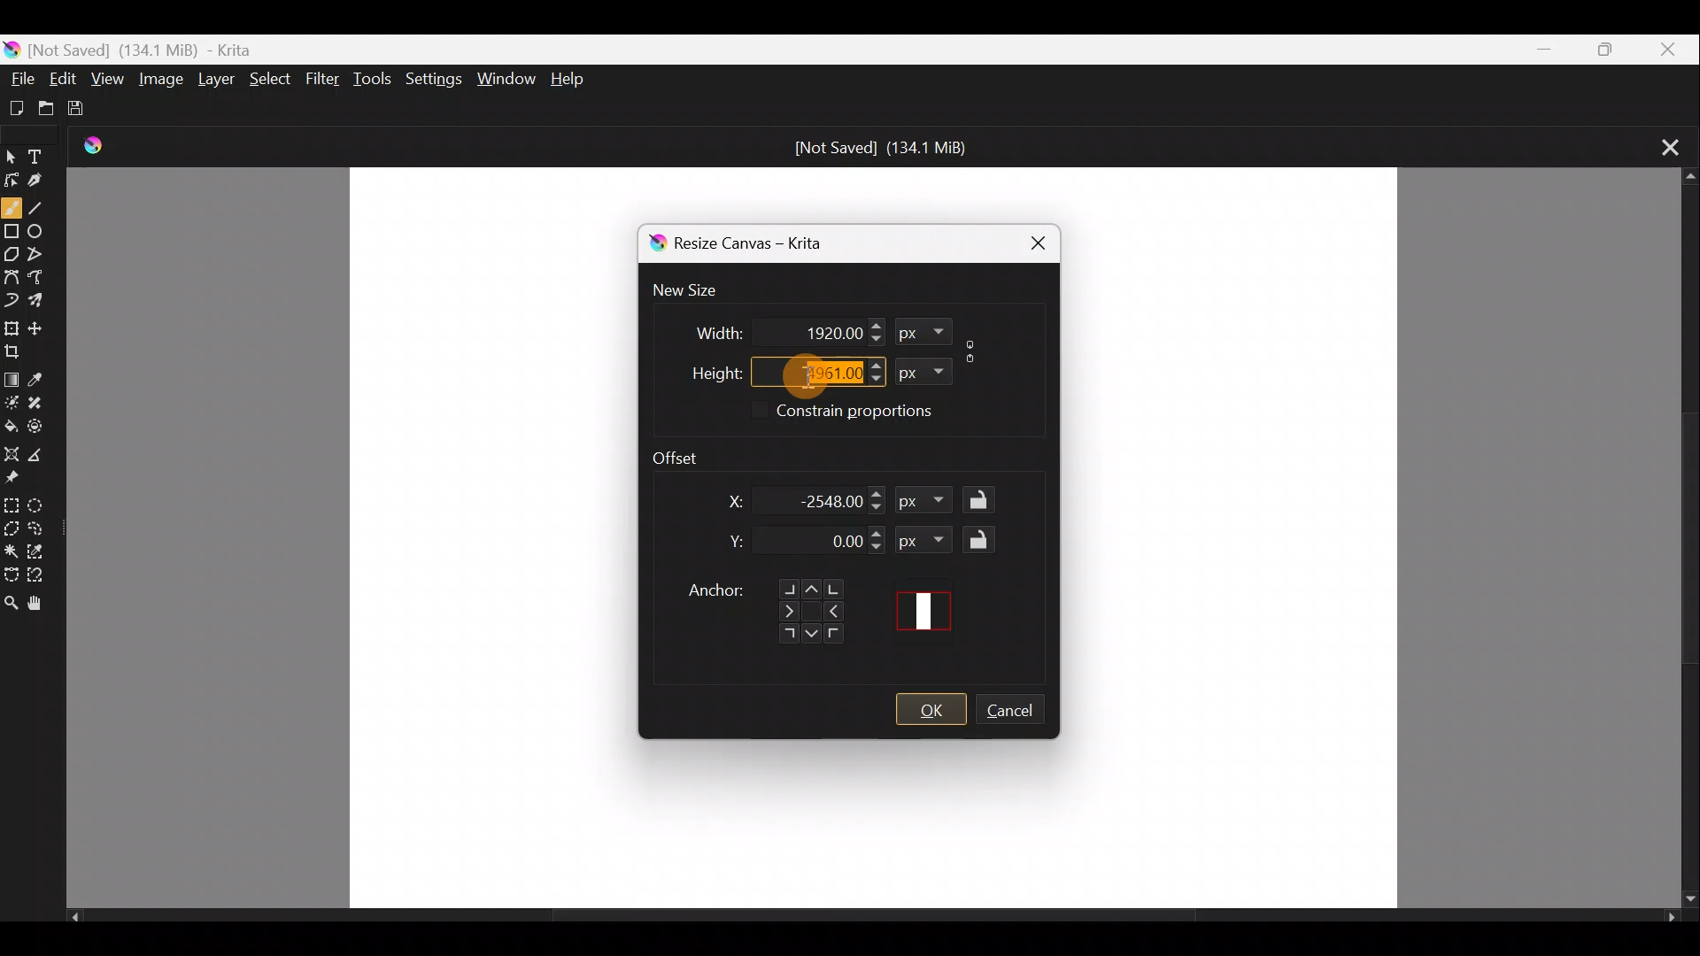  What do you see at coordinates (769, 246) in the screenshot?
I see `Resize canvas - Krita` at bounding box center [769, 246].